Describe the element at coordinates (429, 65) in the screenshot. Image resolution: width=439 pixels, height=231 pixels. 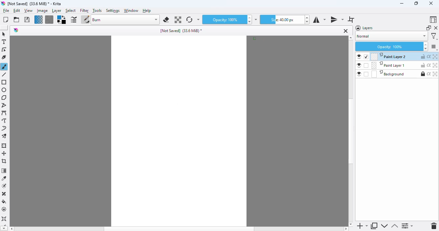
I see `inherit alpha: no` at that location.